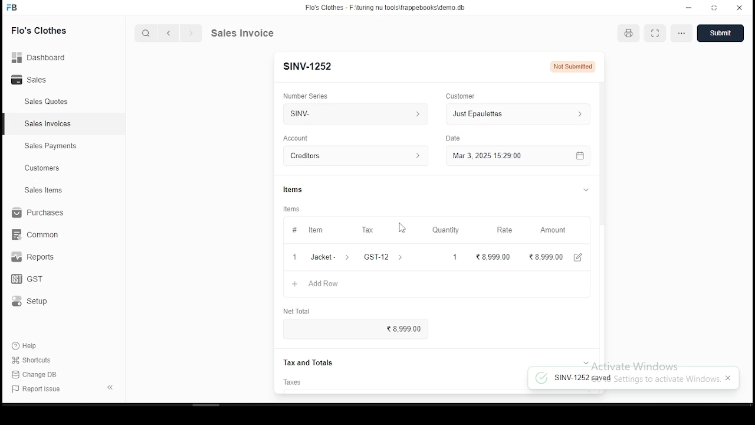 The image size is (755, 425). I want to click on help, so click(28, 345).